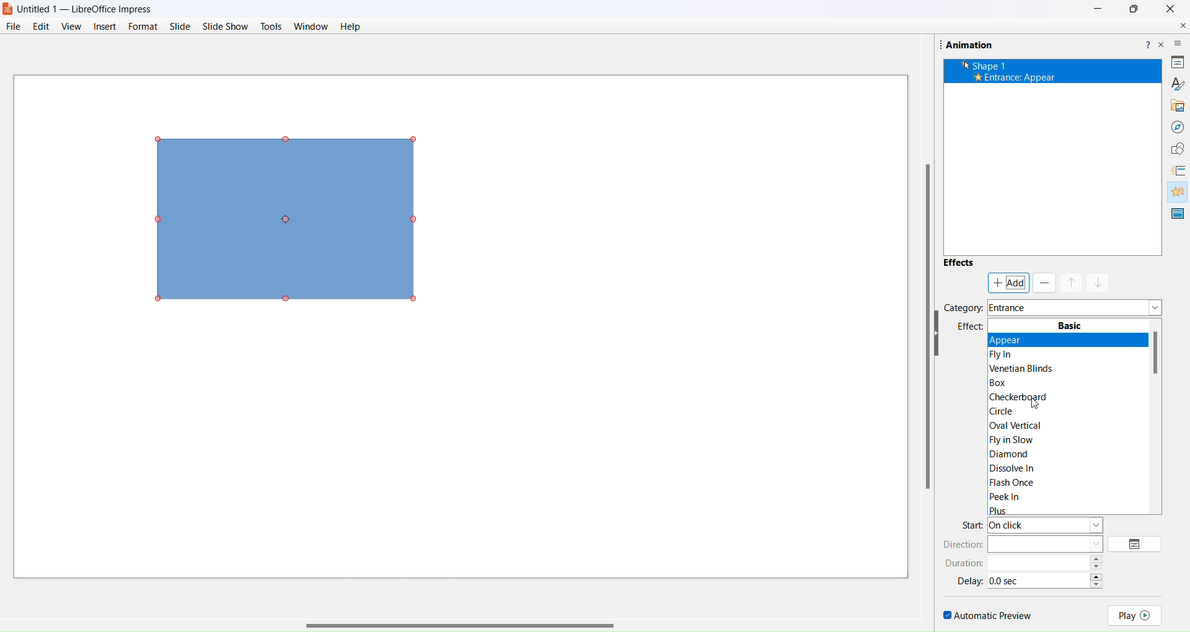  Describe the element at coordinates (971, 581) in the screenshot. I see `delay` at that location.